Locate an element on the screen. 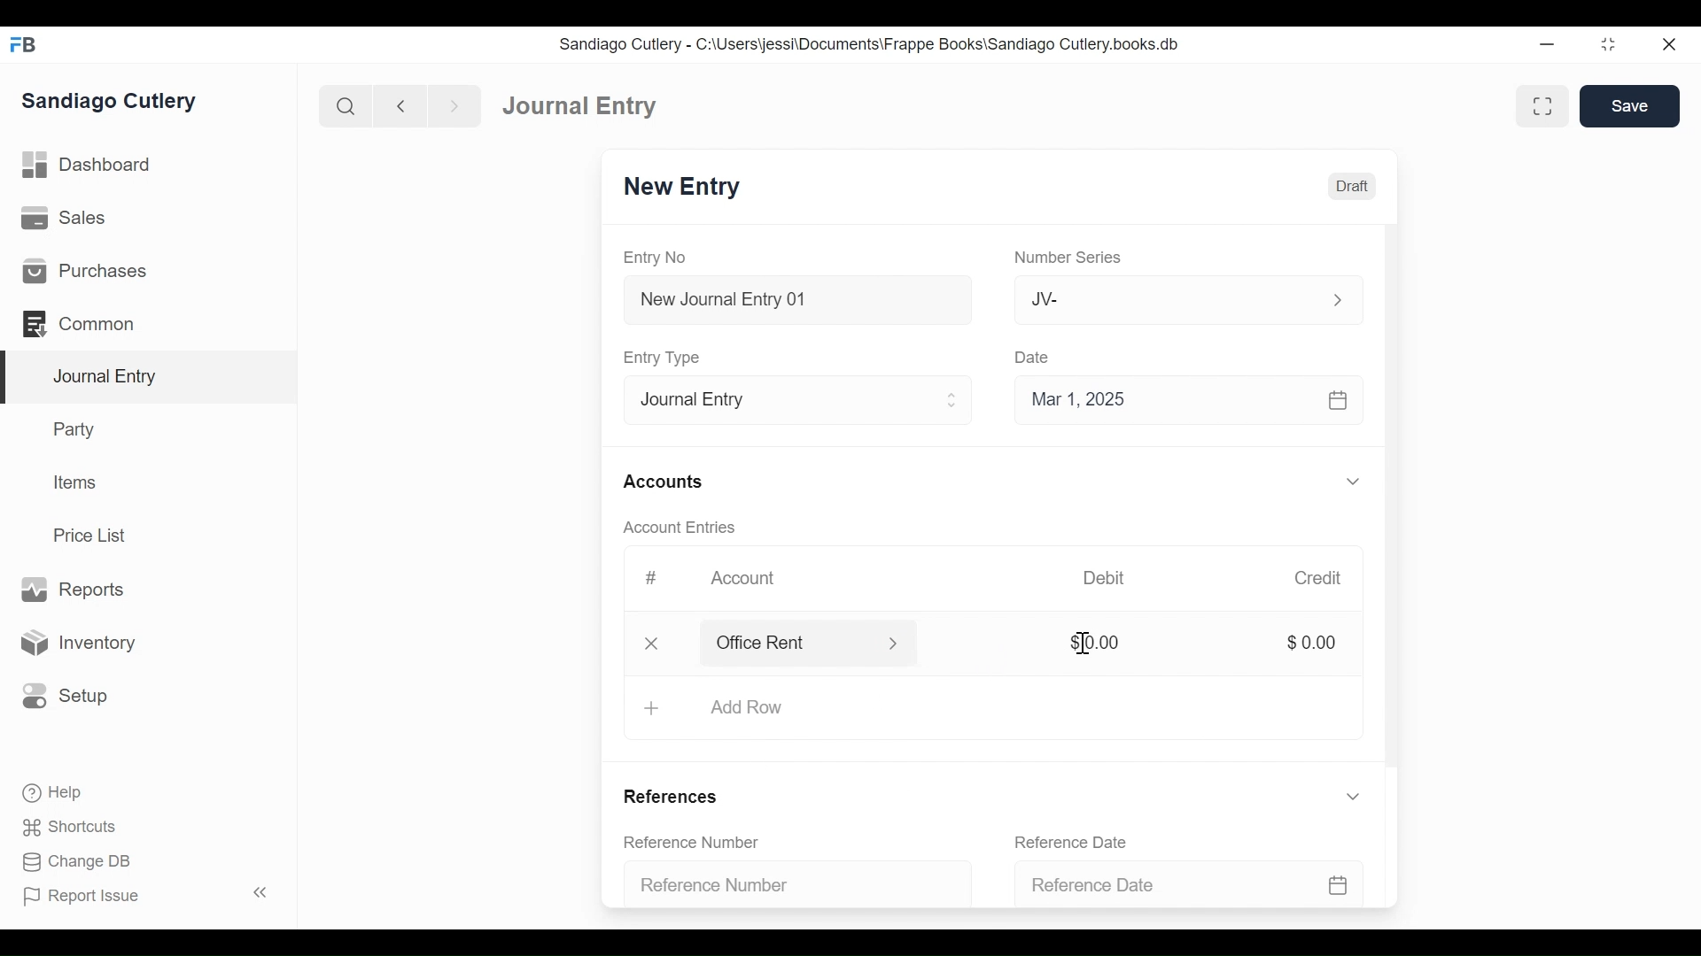 This screenshot has height=956, width=1701. next is located at coordinates (448, 104).